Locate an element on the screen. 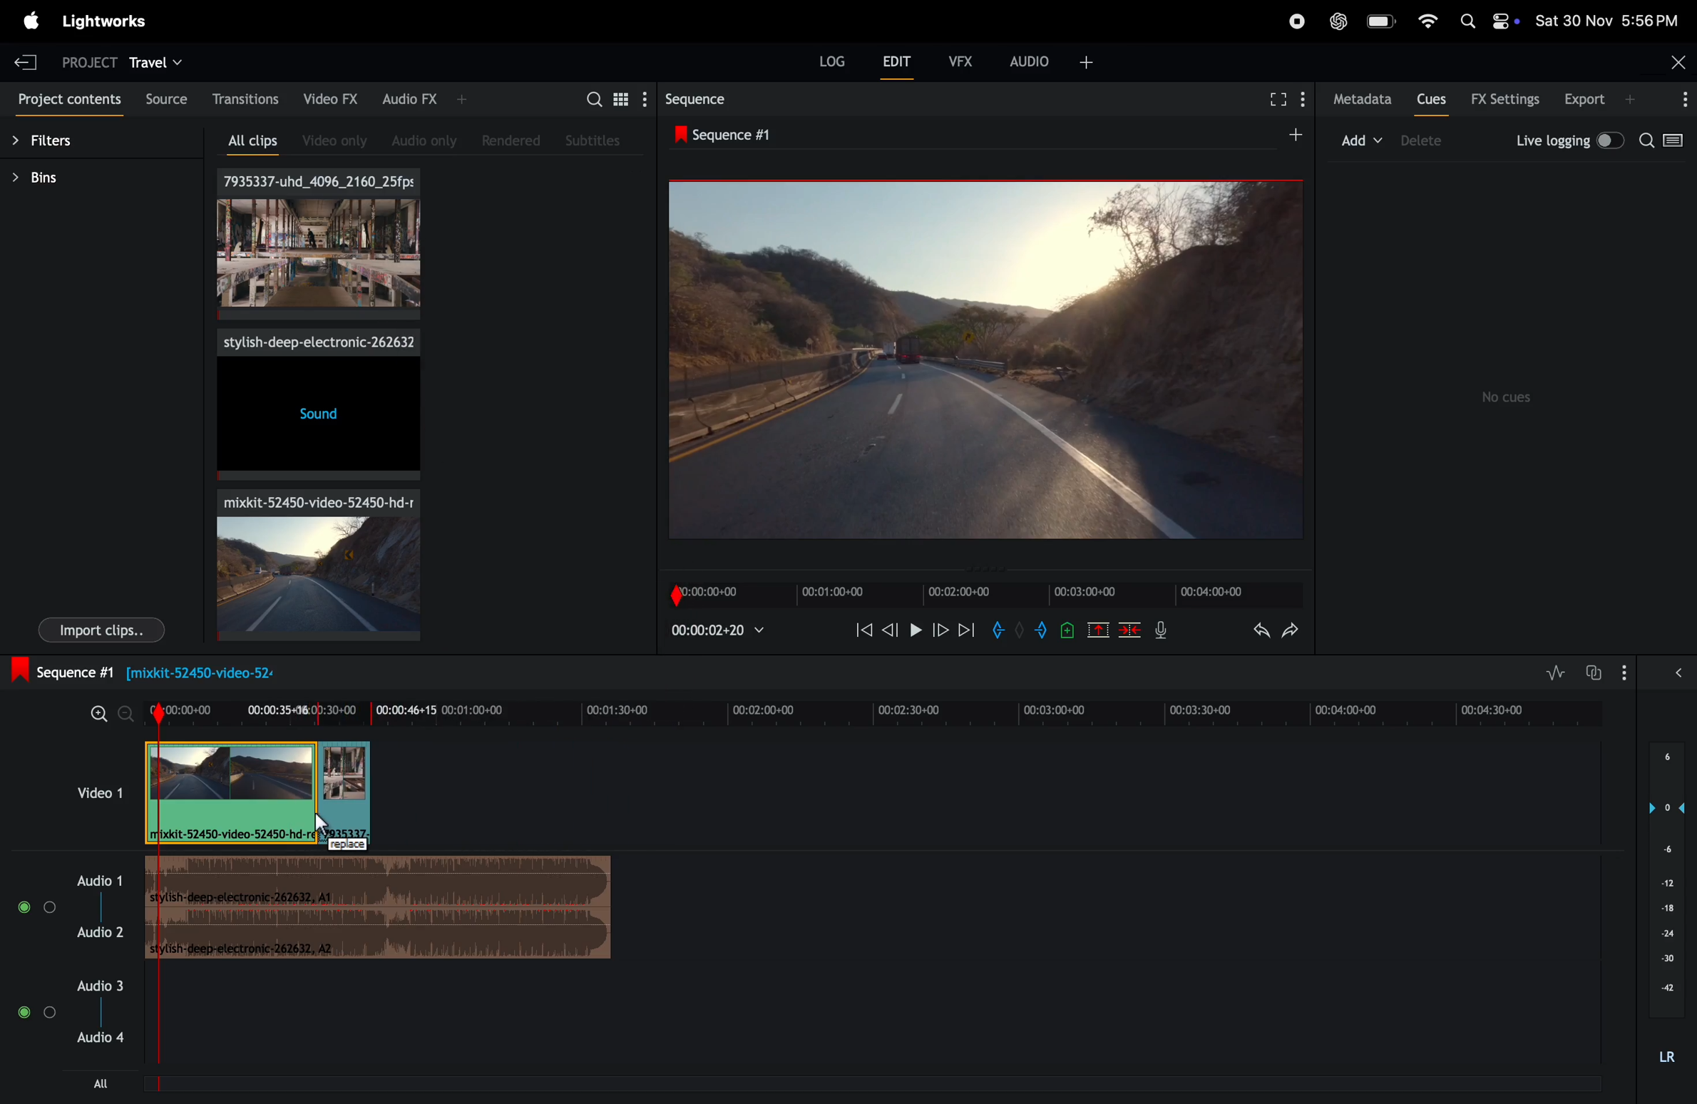  import clips is located at coordinates (101, 631).